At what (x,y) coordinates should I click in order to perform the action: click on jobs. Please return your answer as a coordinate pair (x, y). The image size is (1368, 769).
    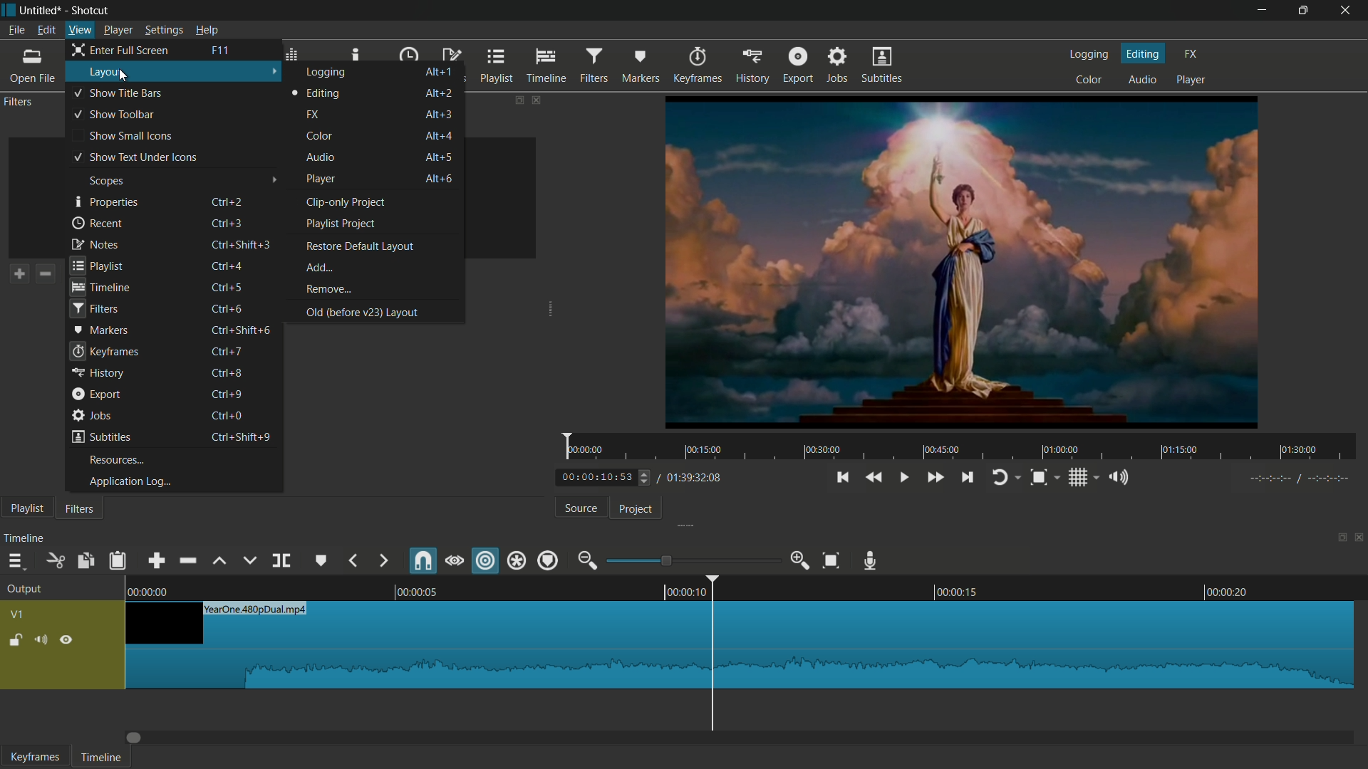
    Looking at the image, I should click on (836, 66).